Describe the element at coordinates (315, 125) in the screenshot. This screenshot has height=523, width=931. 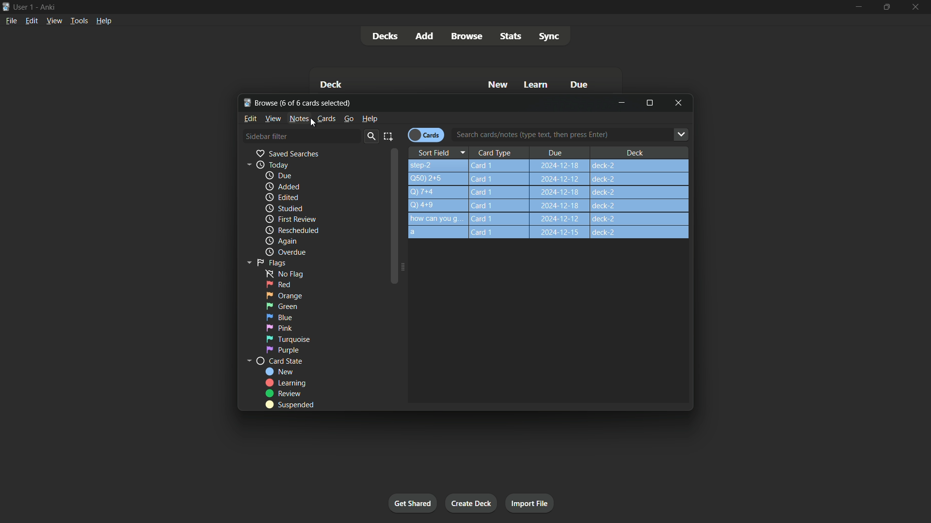
I see `Cursor` at that location.